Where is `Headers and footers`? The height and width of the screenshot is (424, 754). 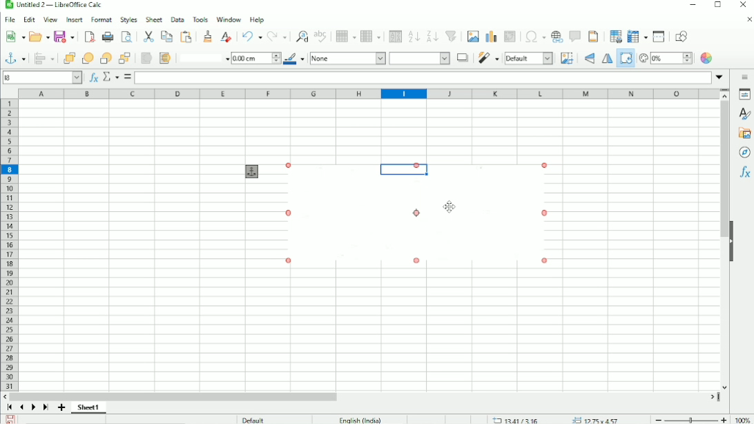 Headers and footers is located at coordinates (594, 36).